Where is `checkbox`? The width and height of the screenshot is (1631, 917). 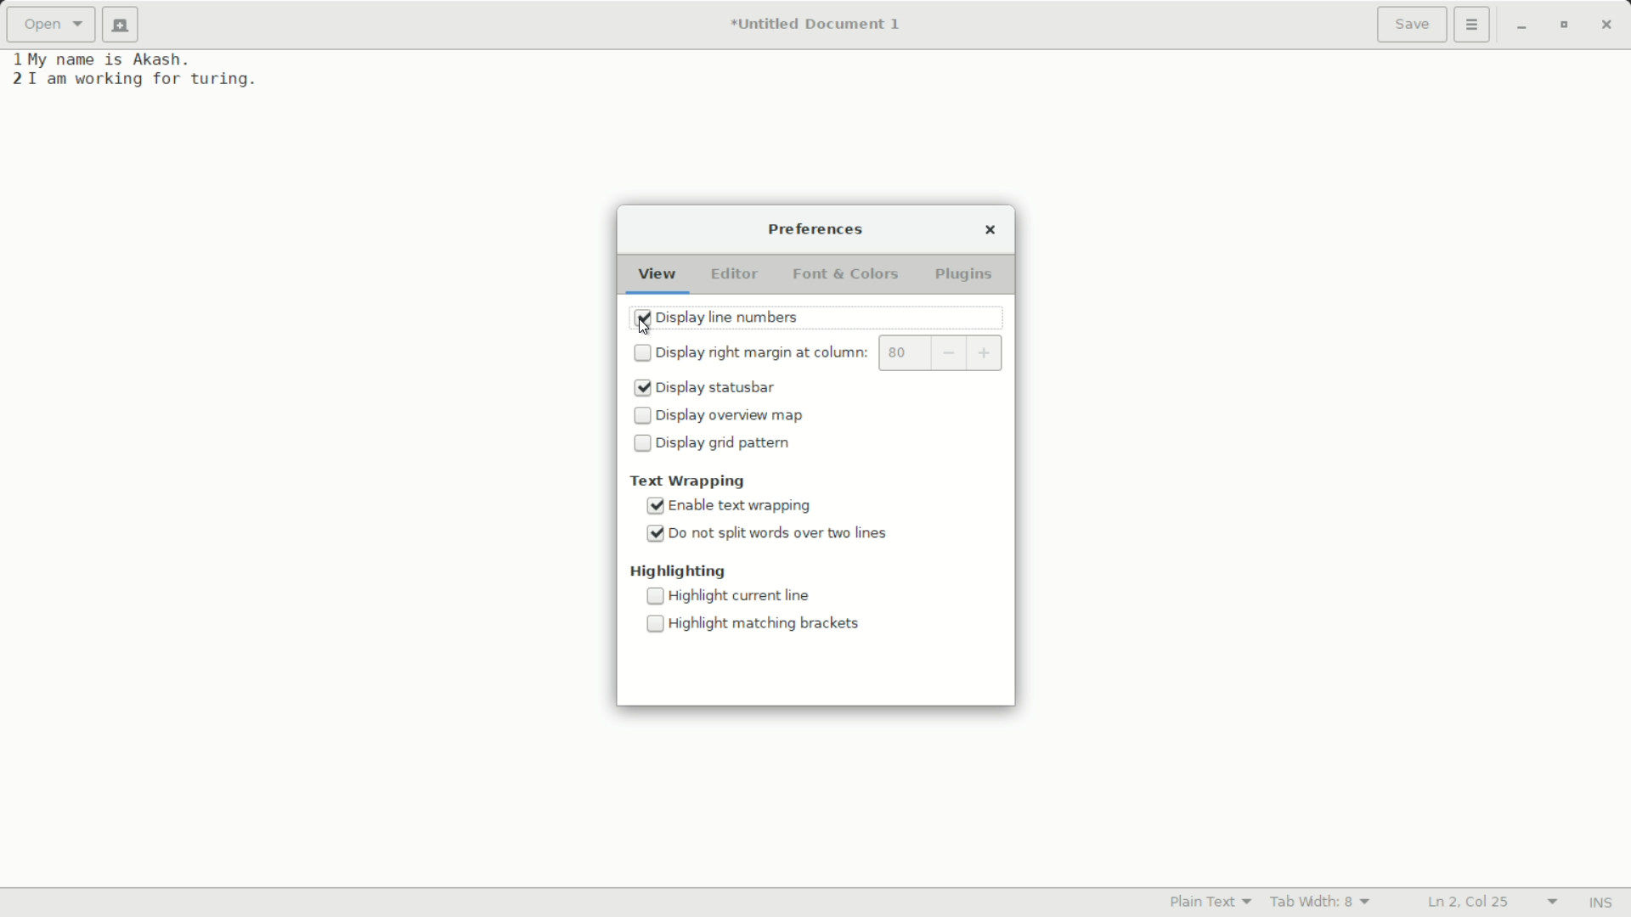
checkbox is located at coordinates (644, 352).